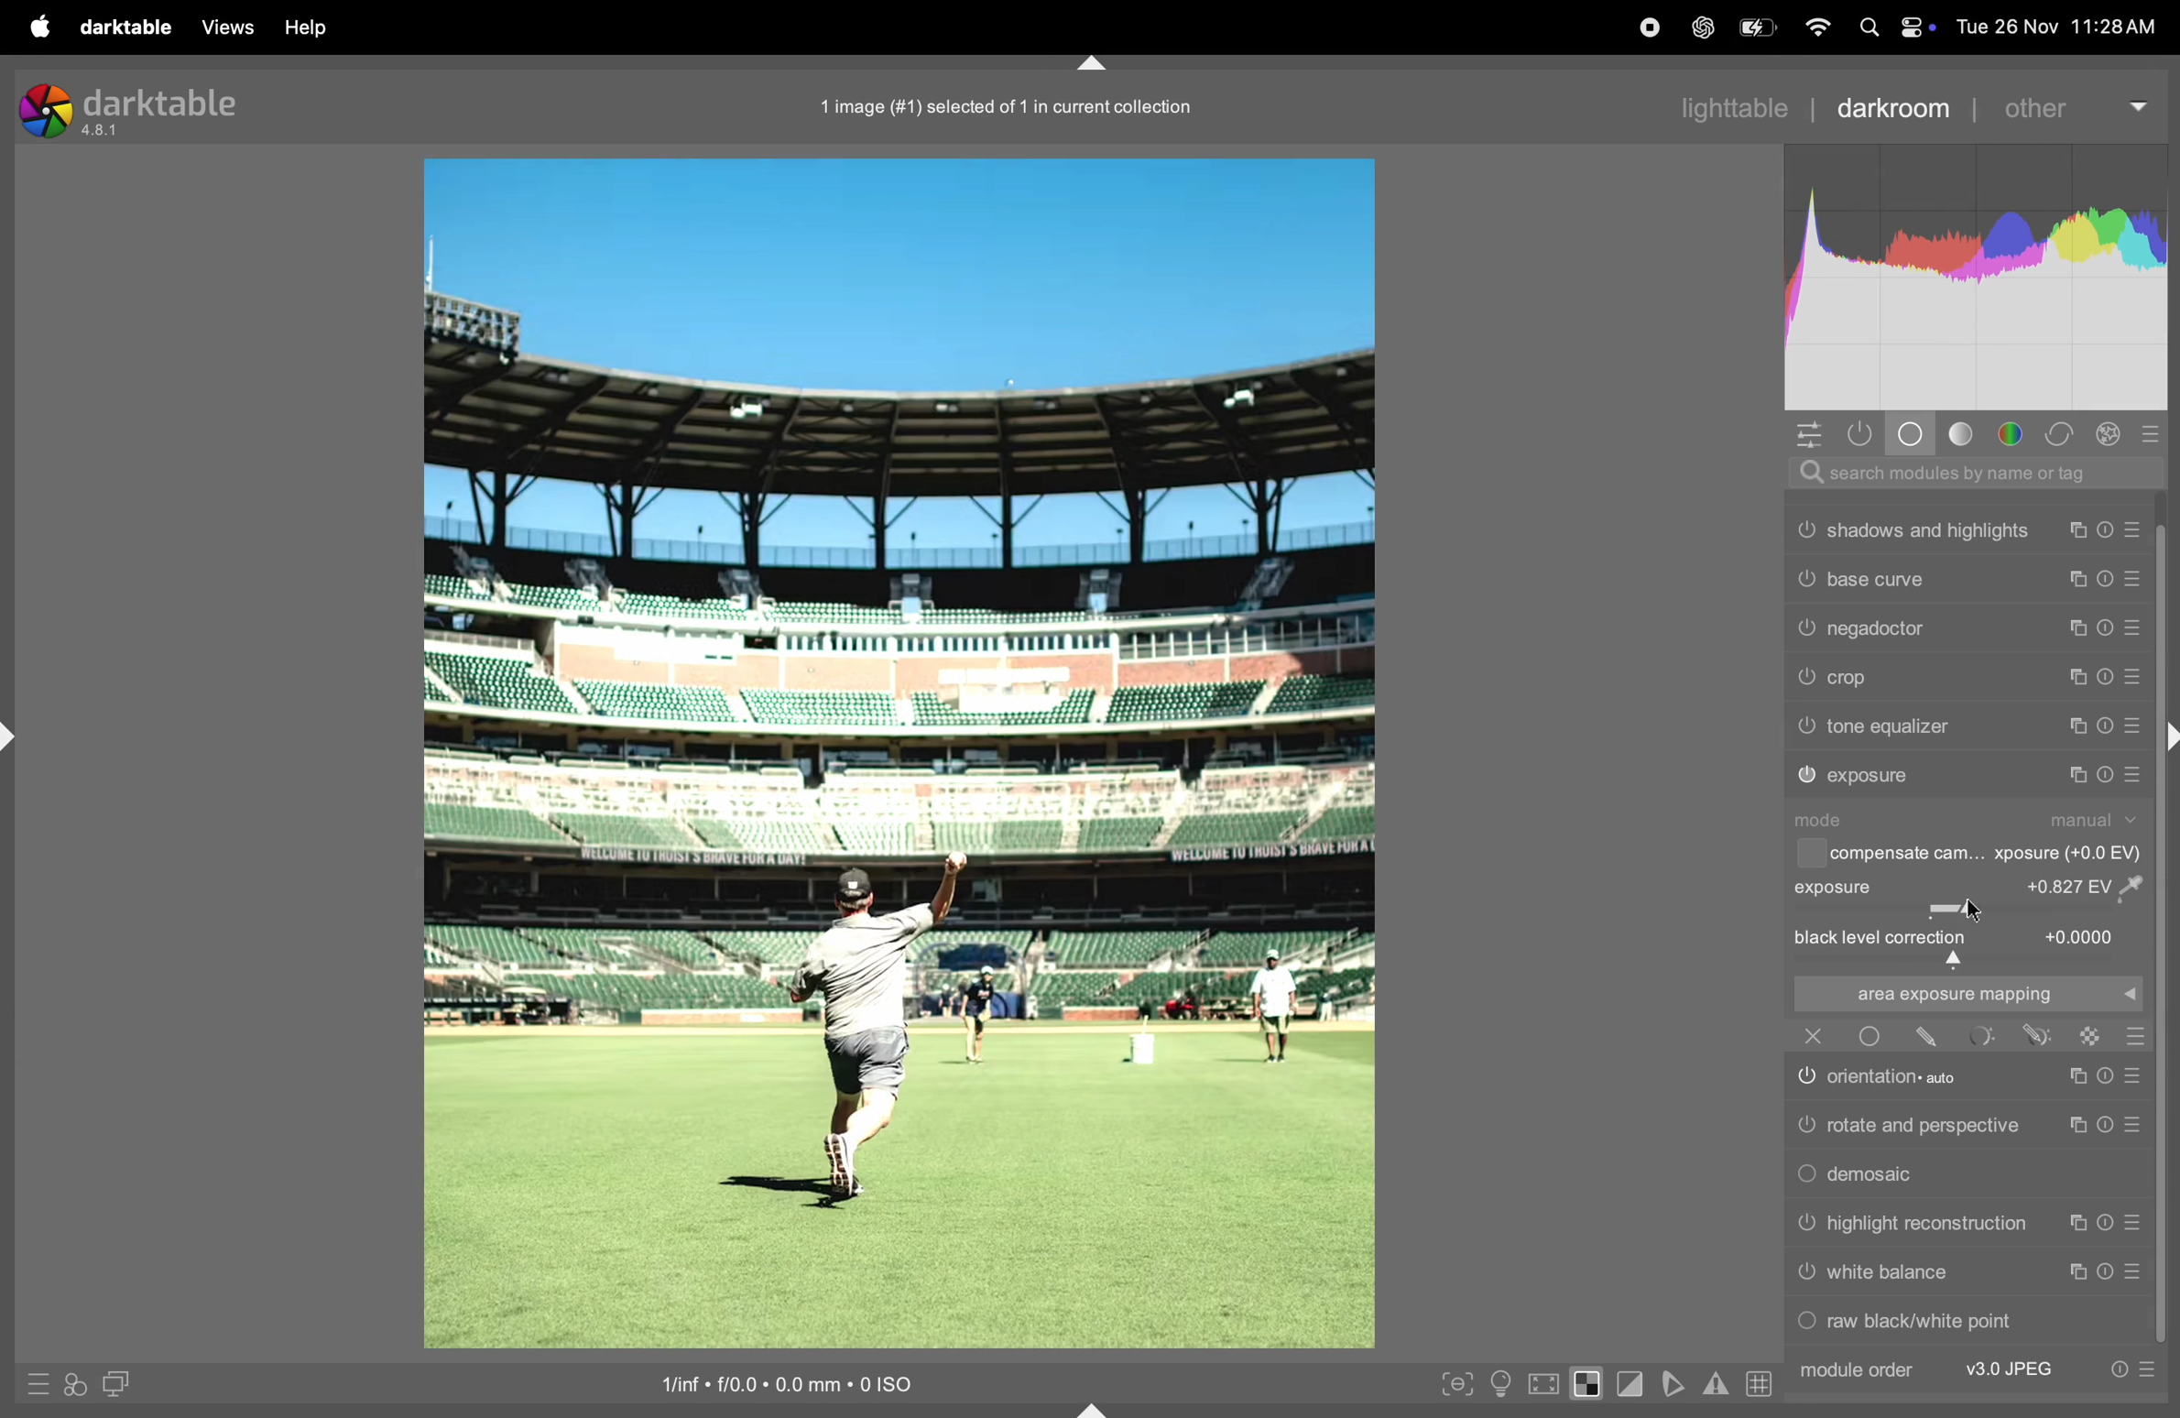 This screenshot has width=2180, height=1418. What do you see at coordinates (1814, 1035) in the screenshot?
I see `close` at bounding box center [1814, 1035].